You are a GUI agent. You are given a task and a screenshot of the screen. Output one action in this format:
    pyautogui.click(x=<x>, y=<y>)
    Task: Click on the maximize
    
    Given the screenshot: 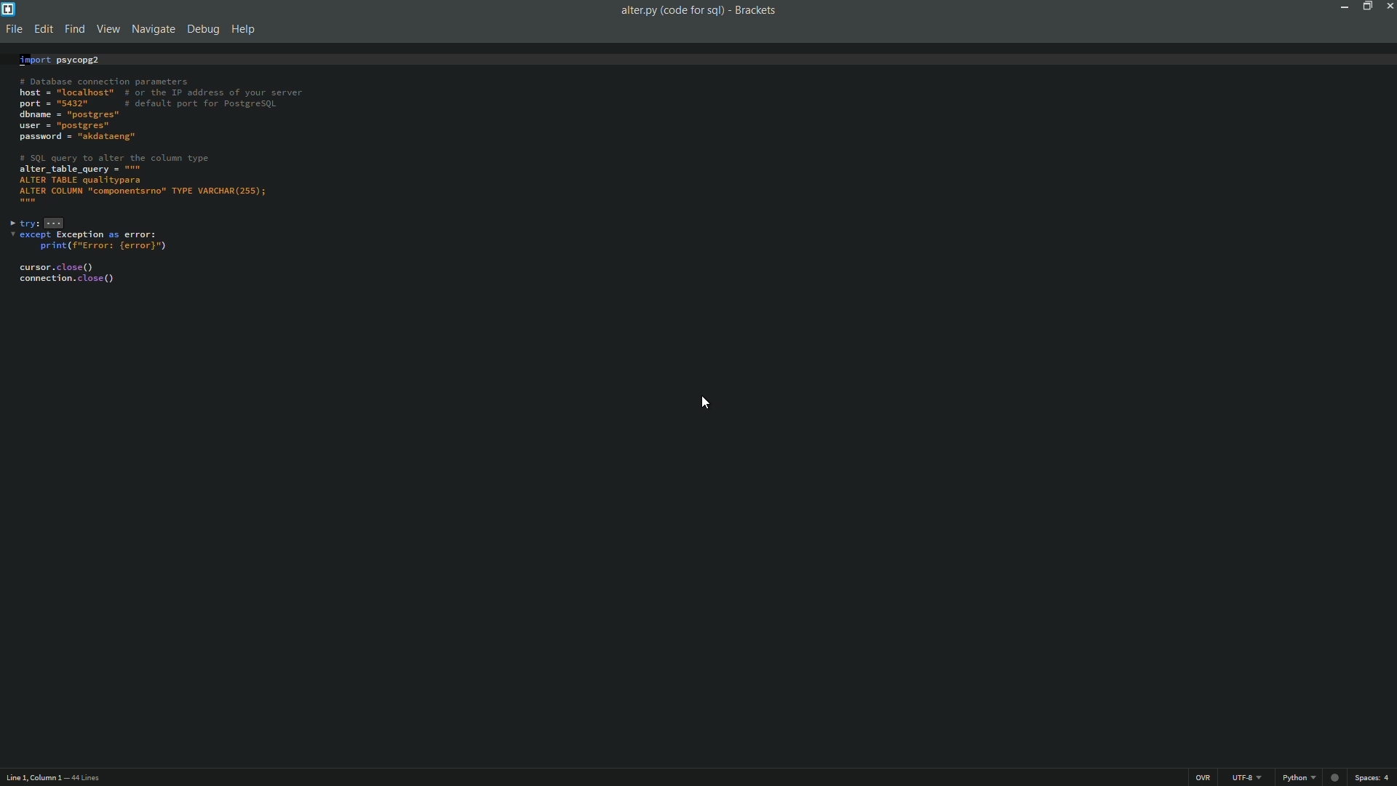 What is the action you would take?
    pyautogui.click(x=1365, y=7)
    